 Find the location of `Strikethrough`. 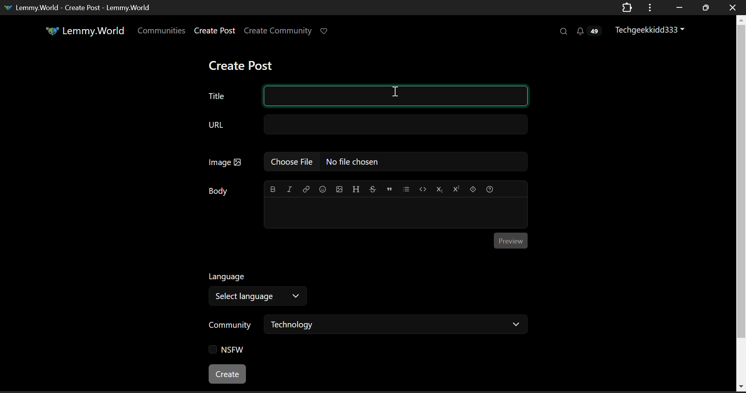

Strikethrough is located at coordinates (373, 190).